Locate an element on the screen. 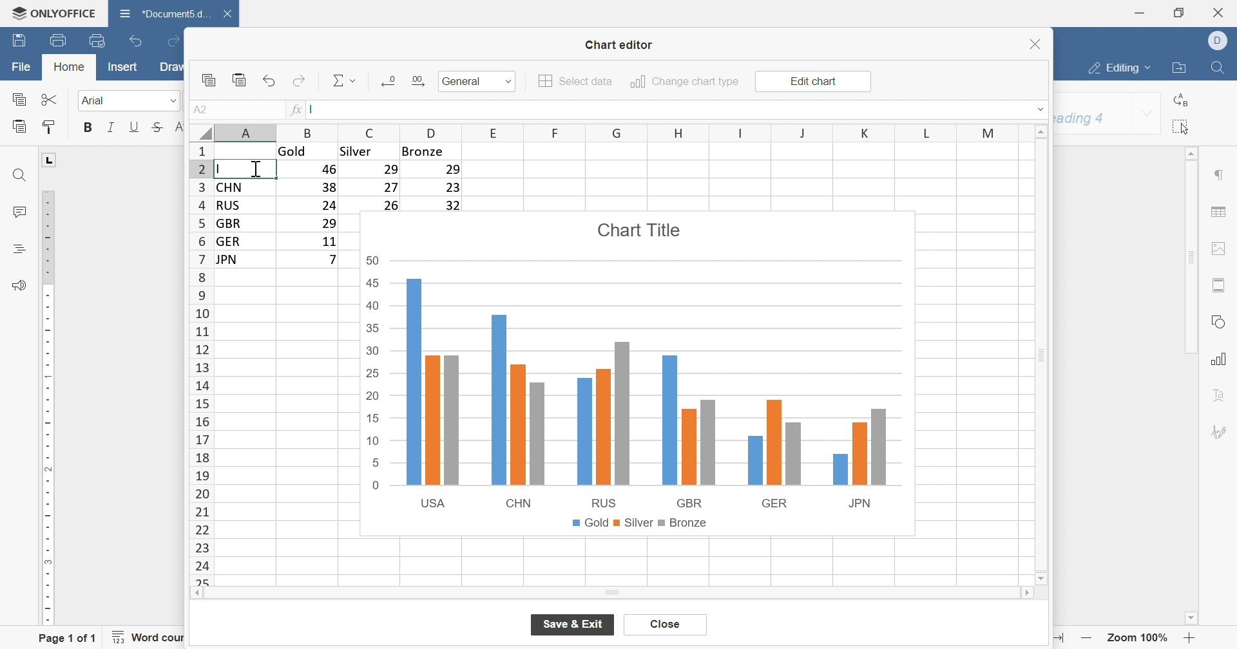  Cursor is located at coordinates (262, 166).